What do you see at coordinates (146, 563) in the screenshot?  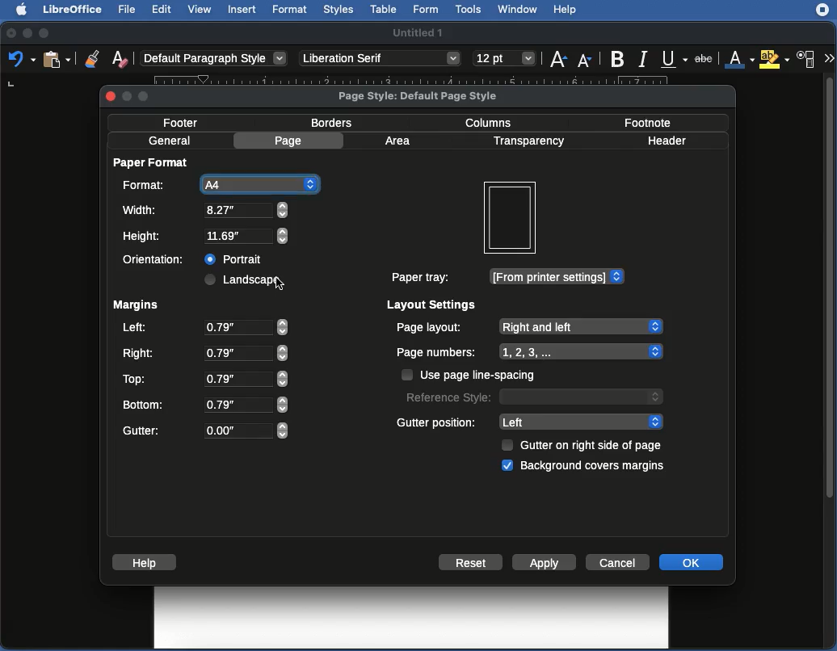 I see `Help` at bounding box center [146, 563].